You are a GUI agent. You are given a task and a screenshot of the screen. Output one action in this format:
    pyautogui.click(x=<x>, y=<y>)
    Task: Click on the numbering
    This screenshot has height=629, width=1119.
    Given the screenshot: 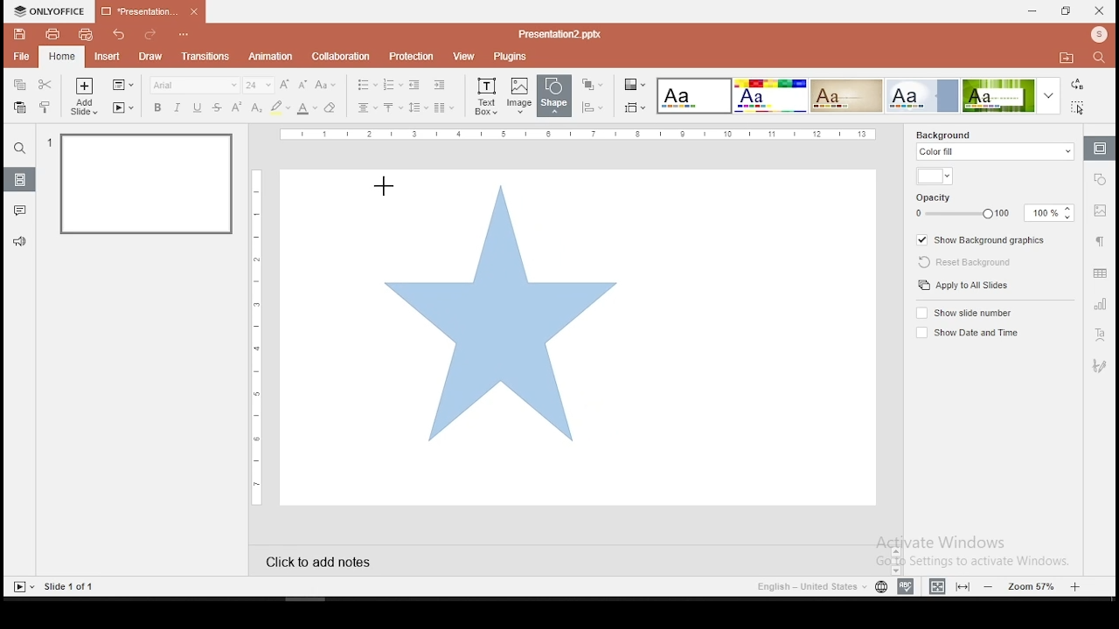 What is the action you would take?
    pyautogui.click(x=393, y=84)
    